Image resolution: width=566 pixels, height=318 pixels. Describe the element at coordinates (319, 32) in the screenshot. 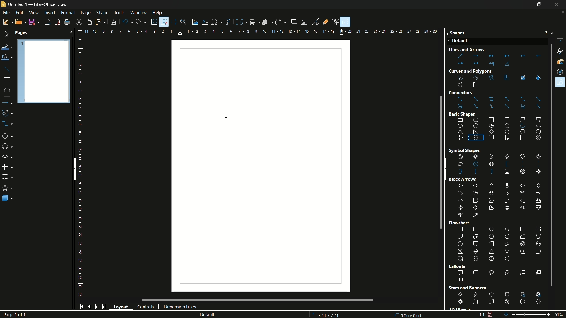

I see `width measure scale` at that location.